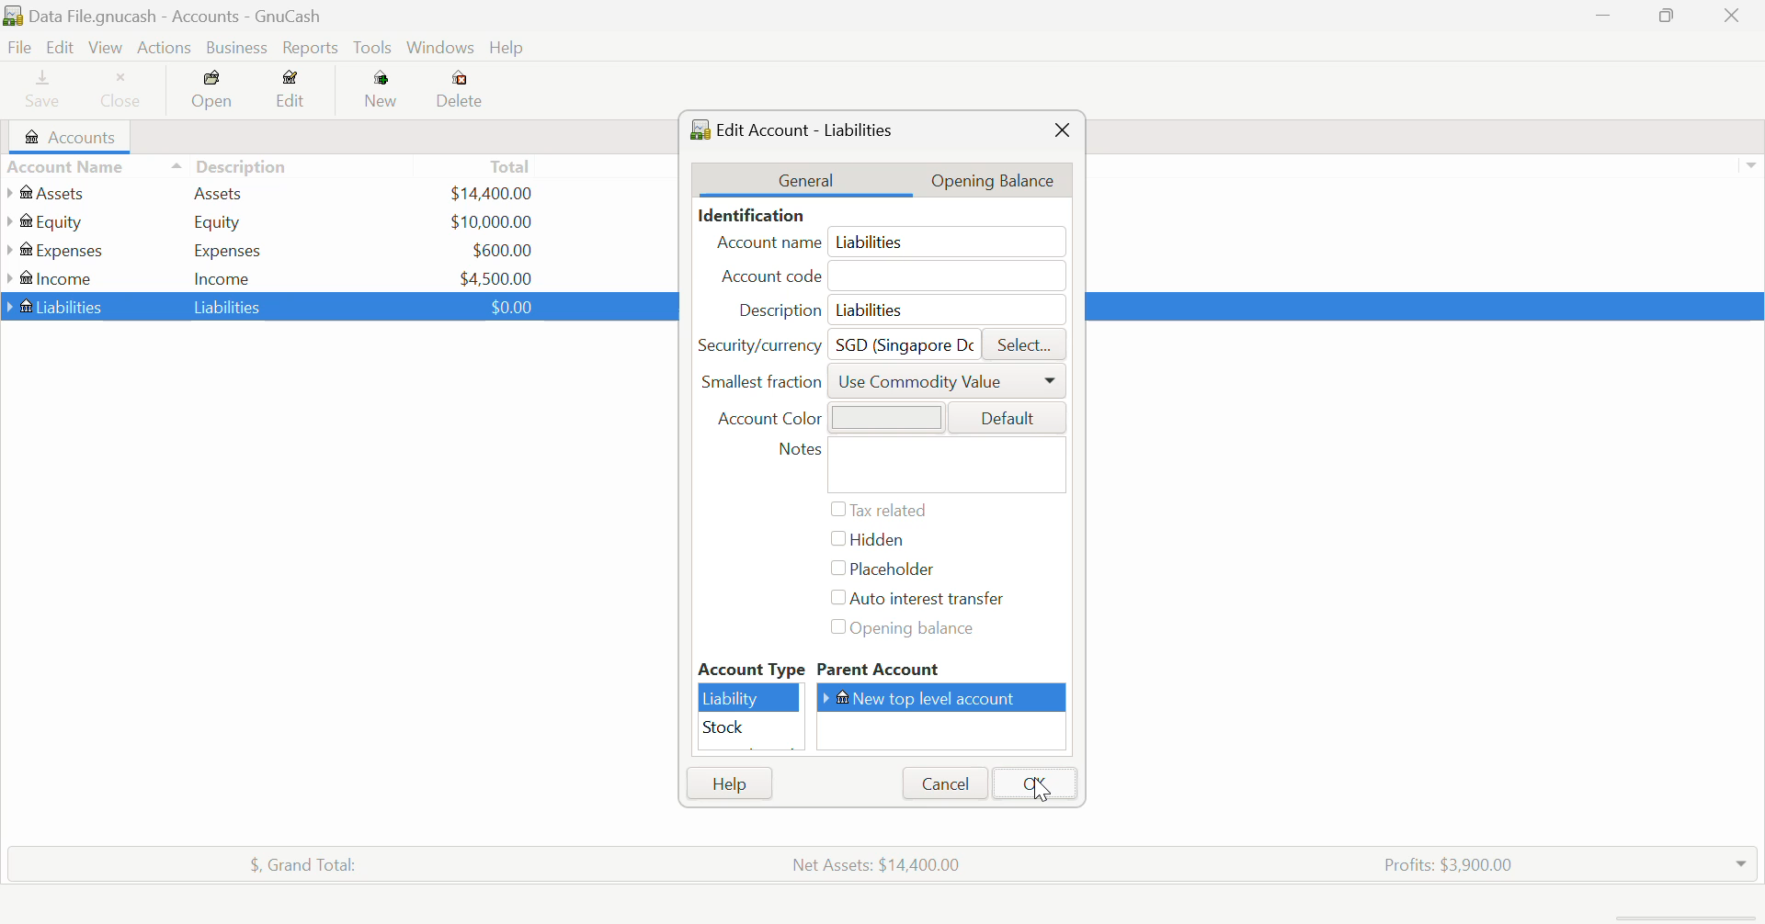 The height and width of the screenshot is (924, 1765). I want to click on Notes, so click(917, 465).